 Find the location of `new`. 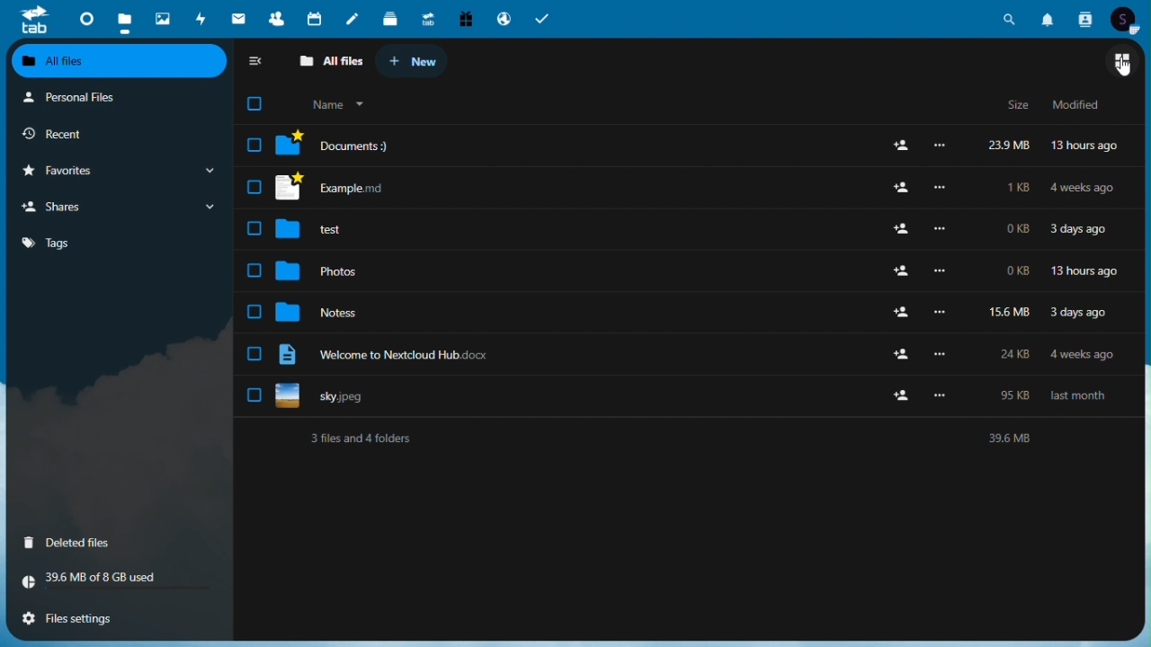

new is located at coordinates (411, 60).